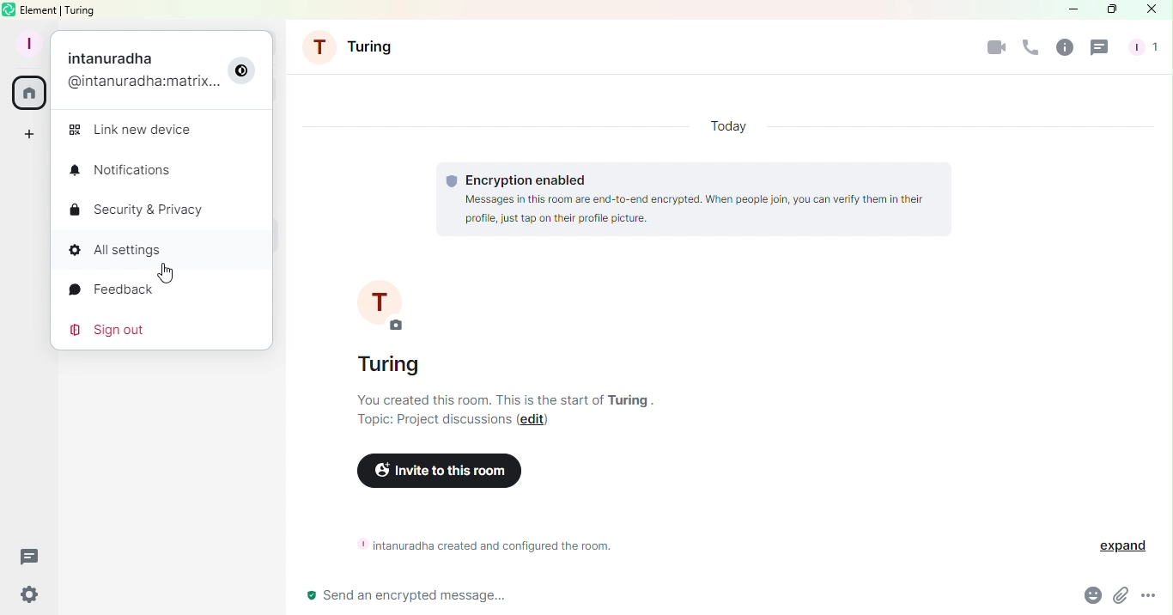 The height and width of the screenshot is (615, 1173). What do you see at coordinates (83, 10) in the screenshot?
I see `turing` at bounding box center [83, 10].